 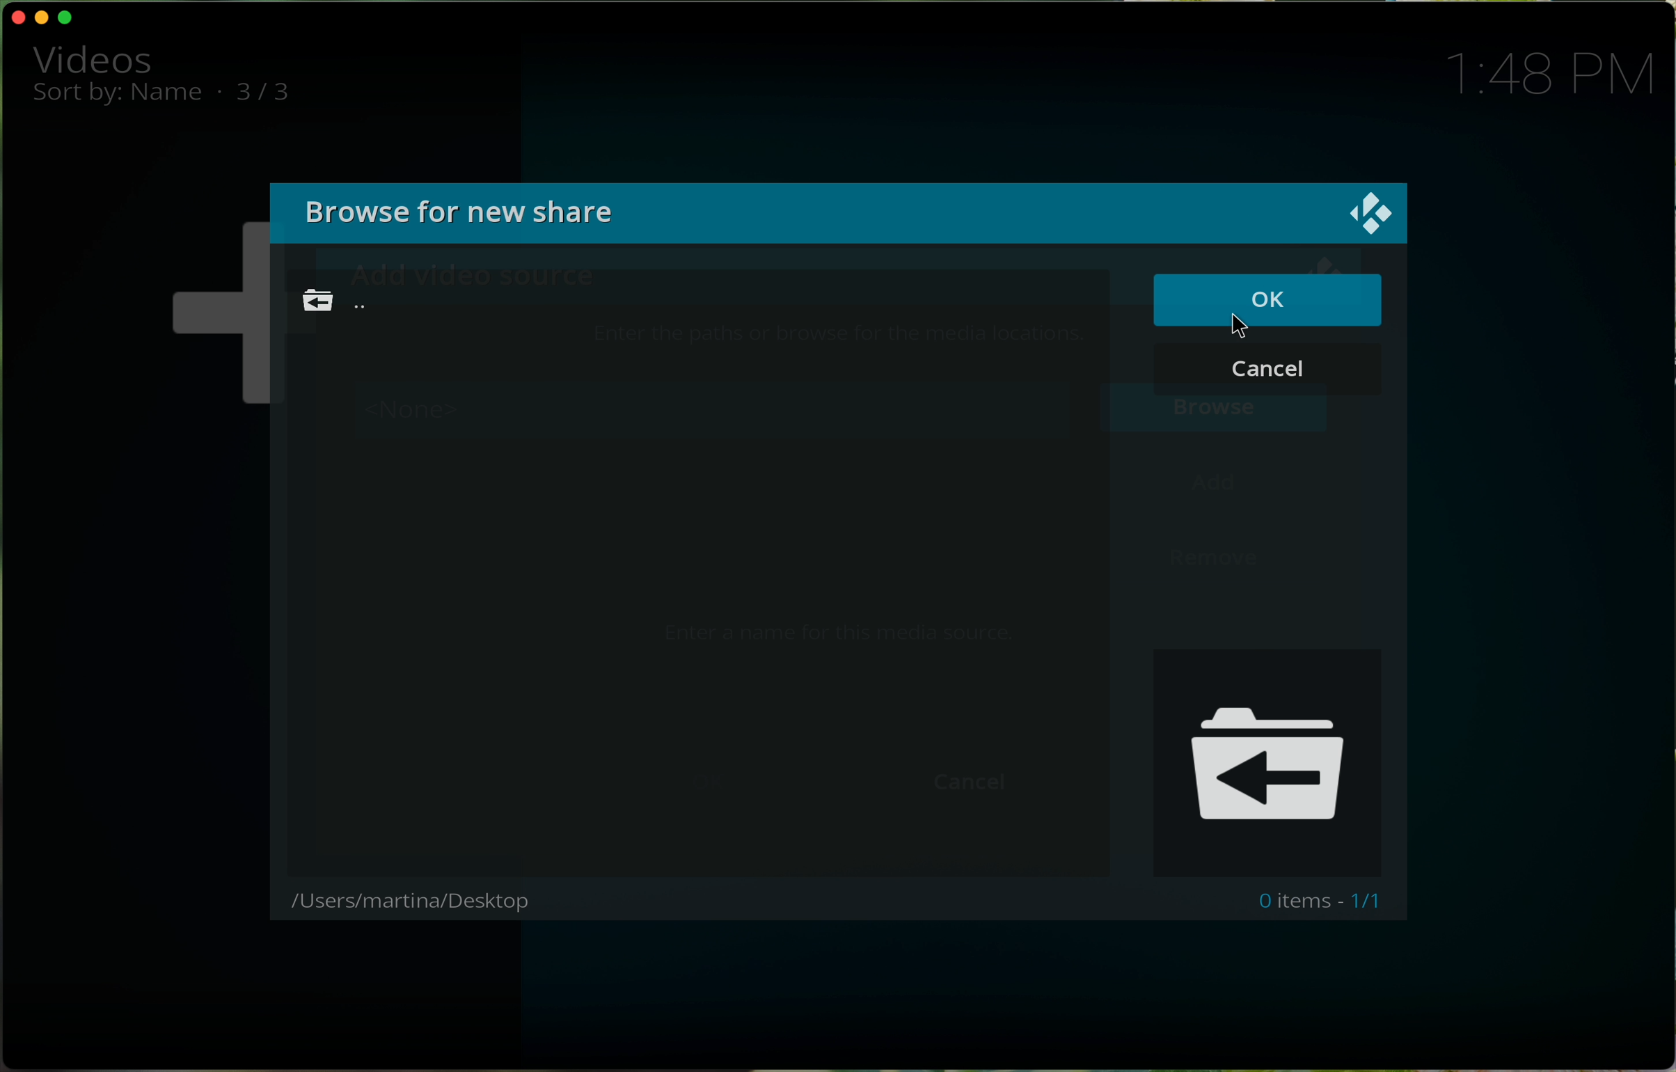 What do you see at coordinates (45, 16) in the screenshot?
I see `minimise` at bounding box center [45, 16].